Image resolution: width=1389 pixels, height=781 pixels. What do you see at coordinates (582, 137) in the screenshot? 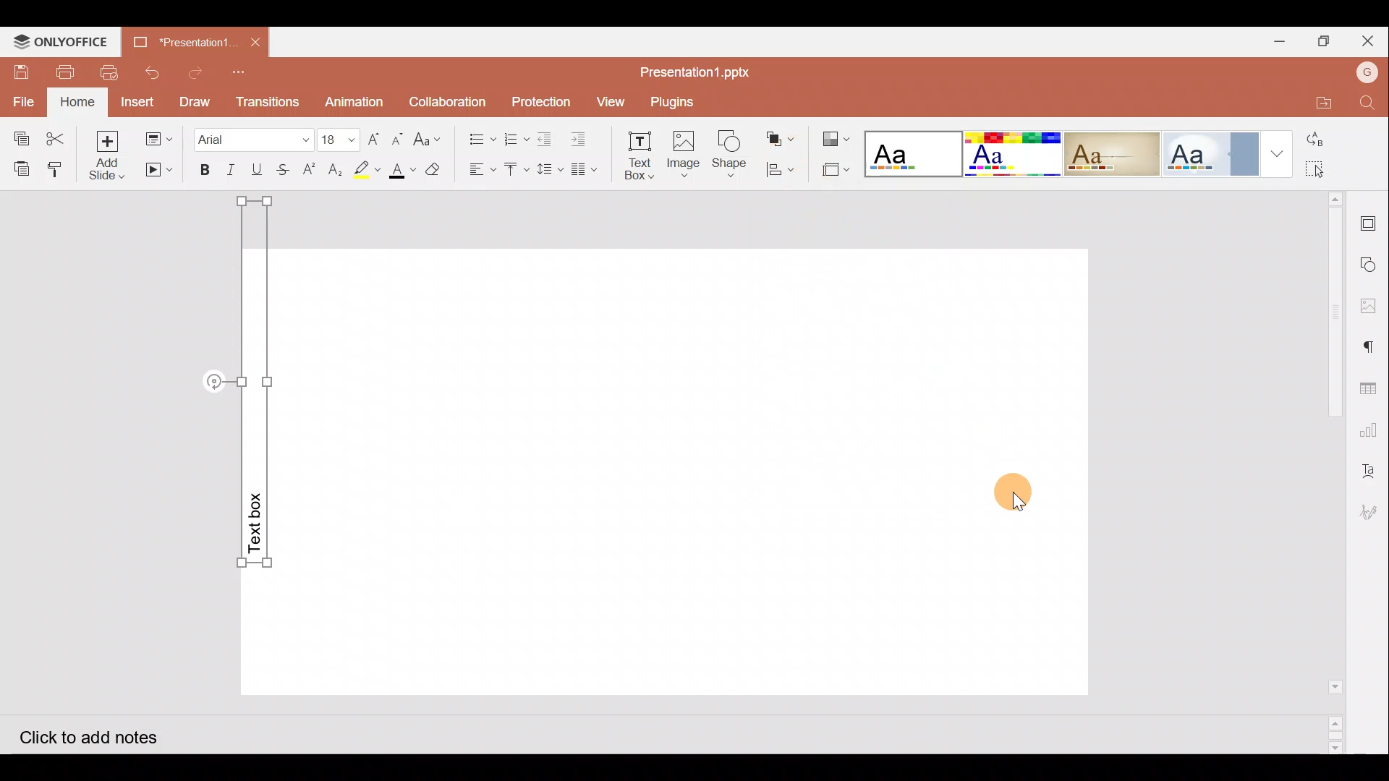
I see `Increase indent` at bounding box center [582, 137].